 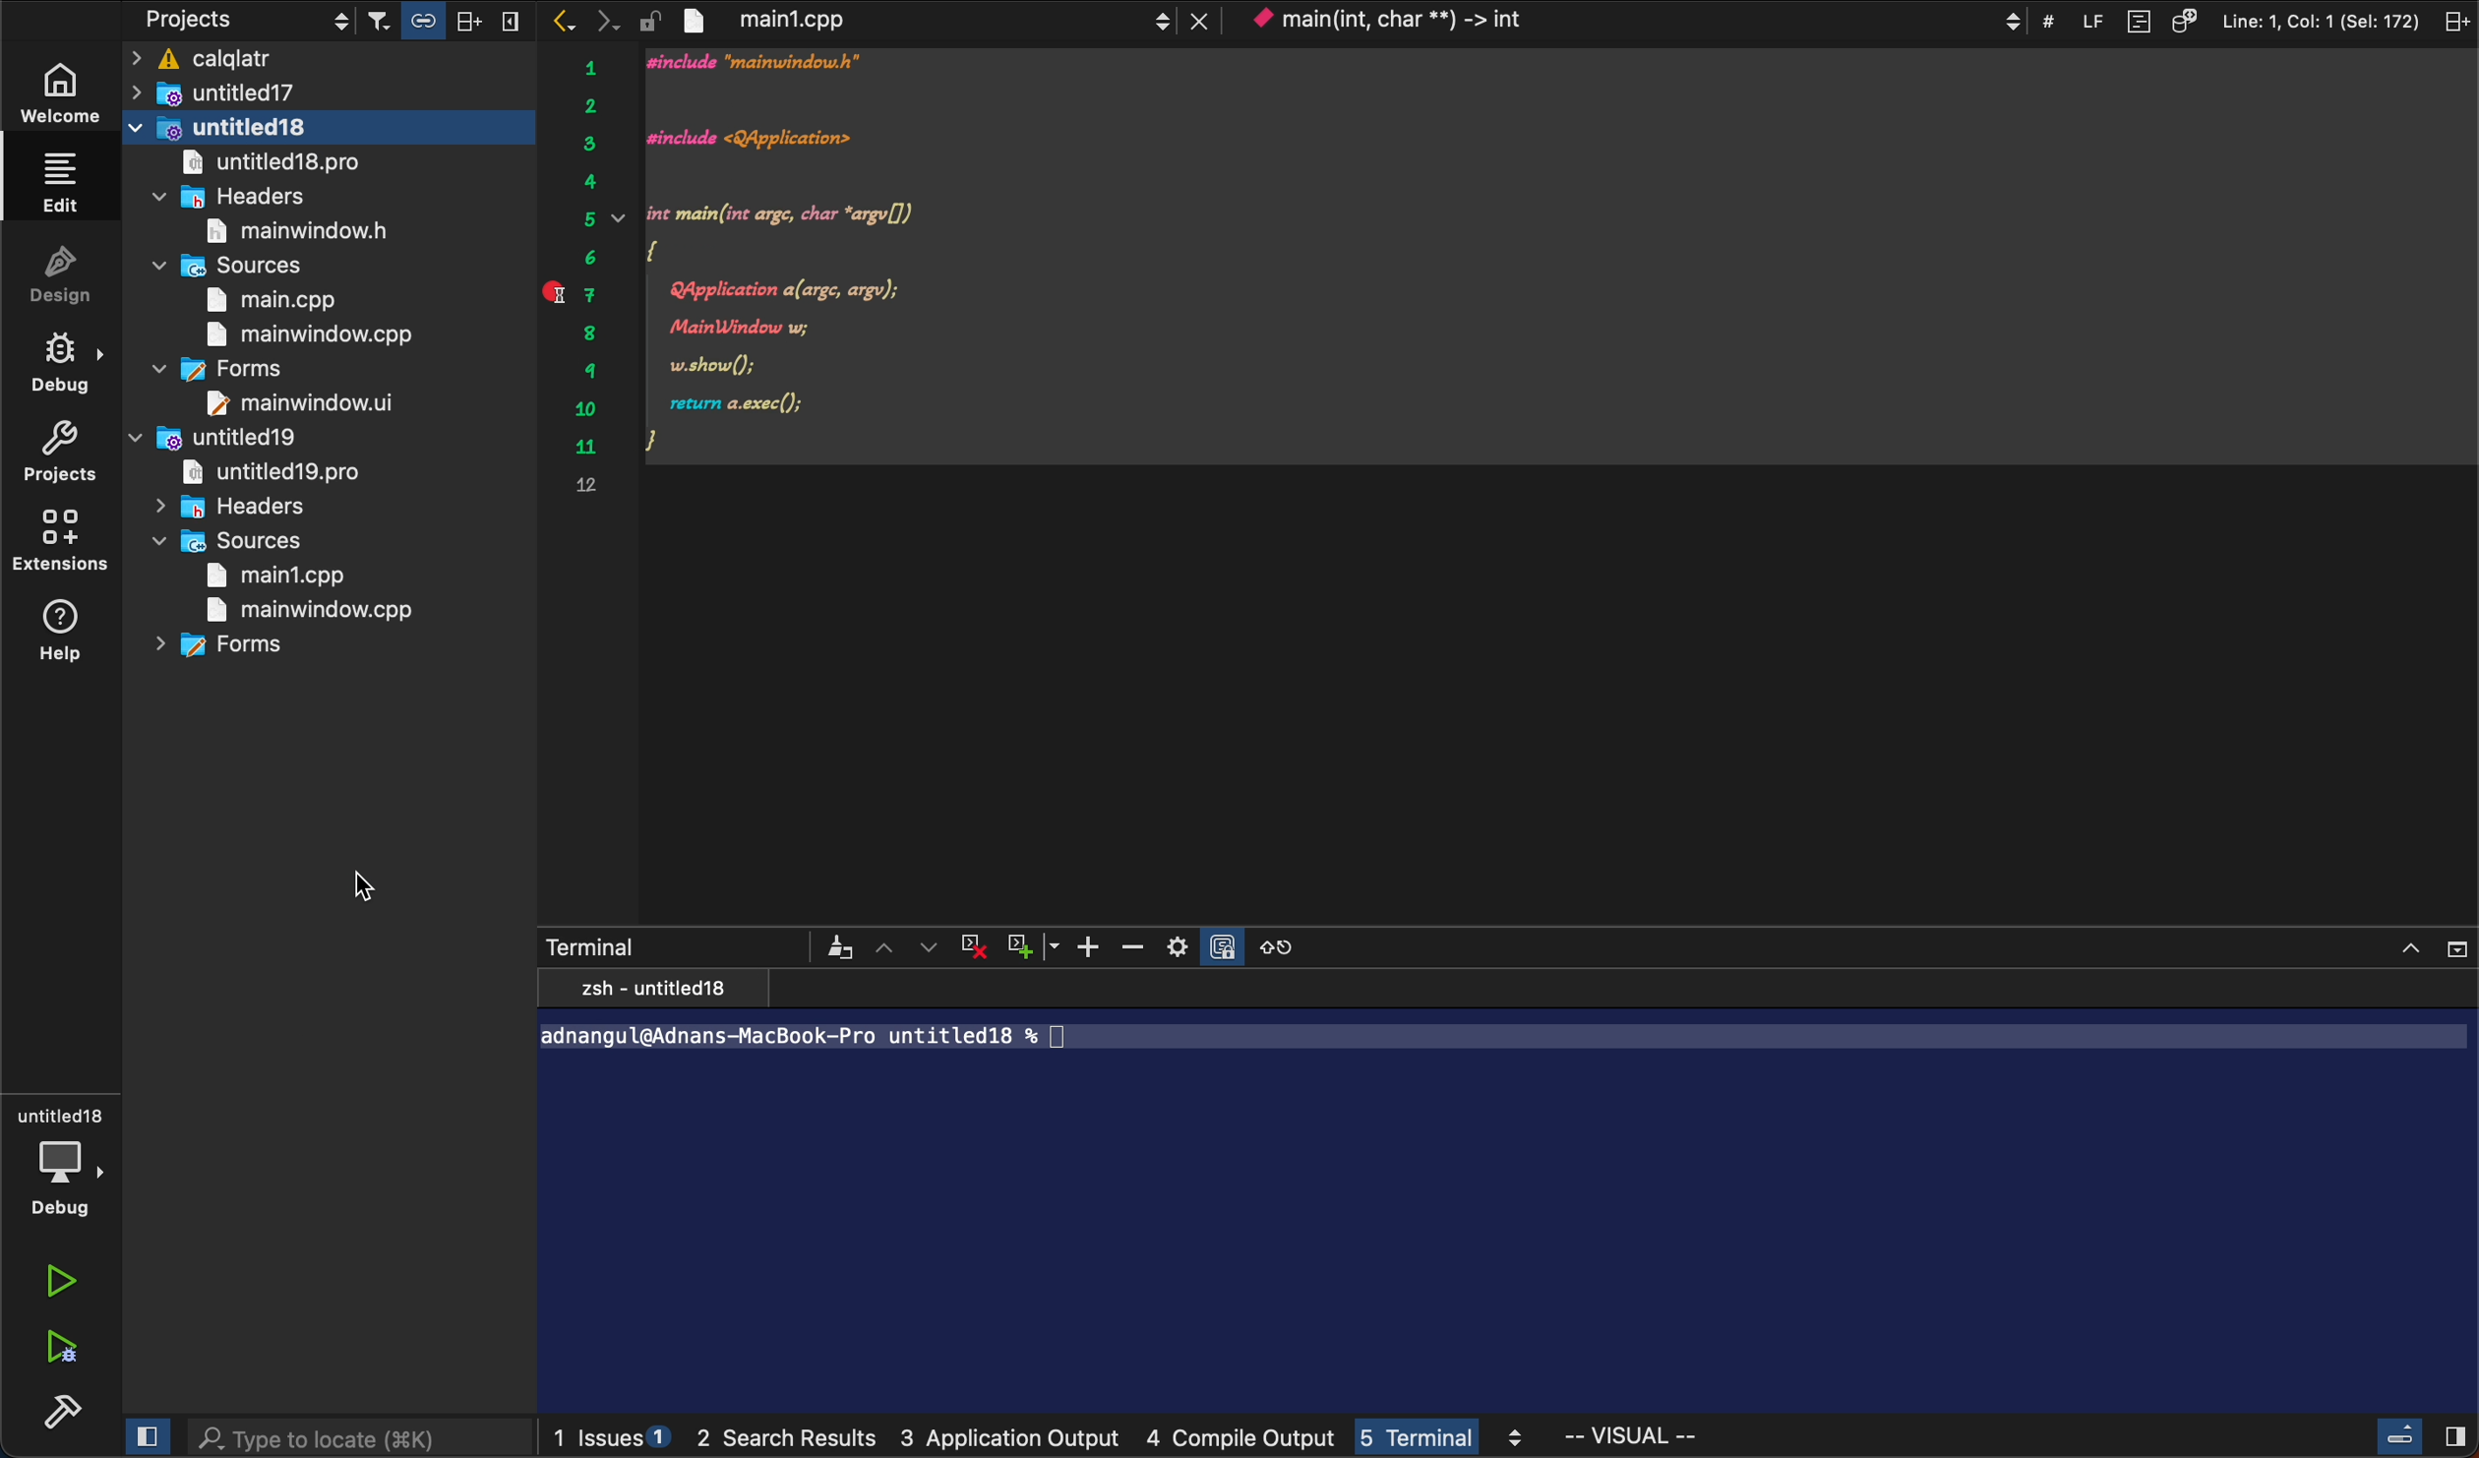 What do you see at coordinates (2321, 19) in the screenshot?
I see `Line: 1, Col: 1 (Sel: 172)` at bounding box center [2321, 19].